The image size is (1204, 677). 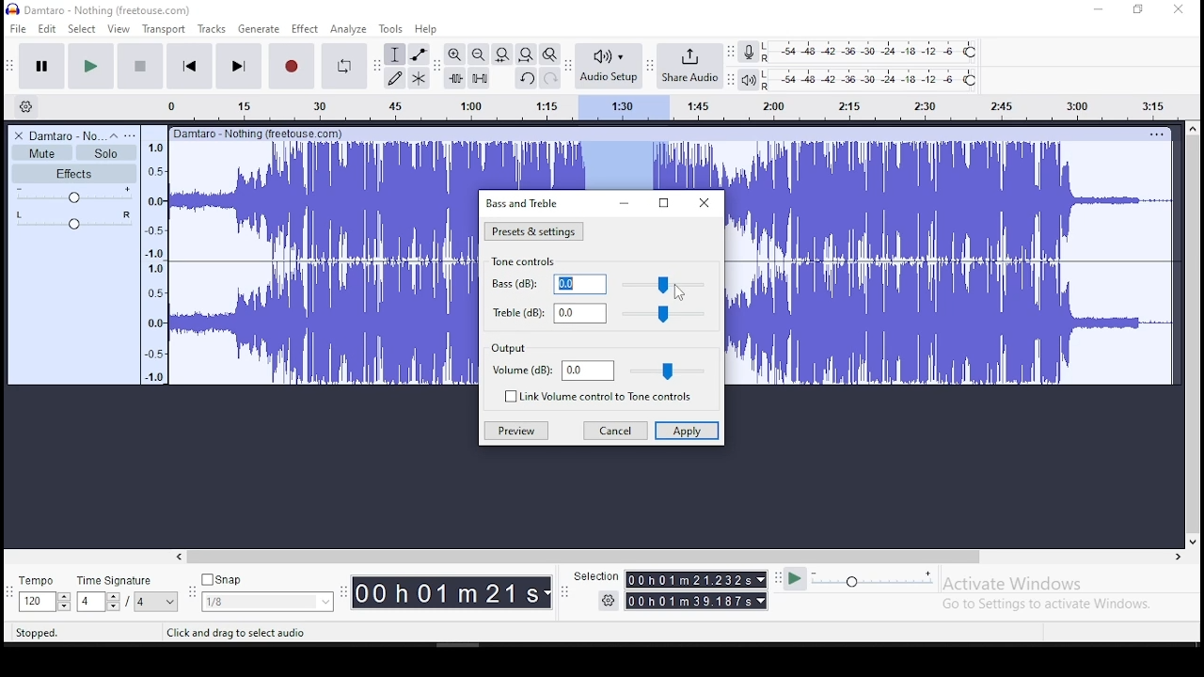 I want to click on Selection, so click(x=594, y=576).